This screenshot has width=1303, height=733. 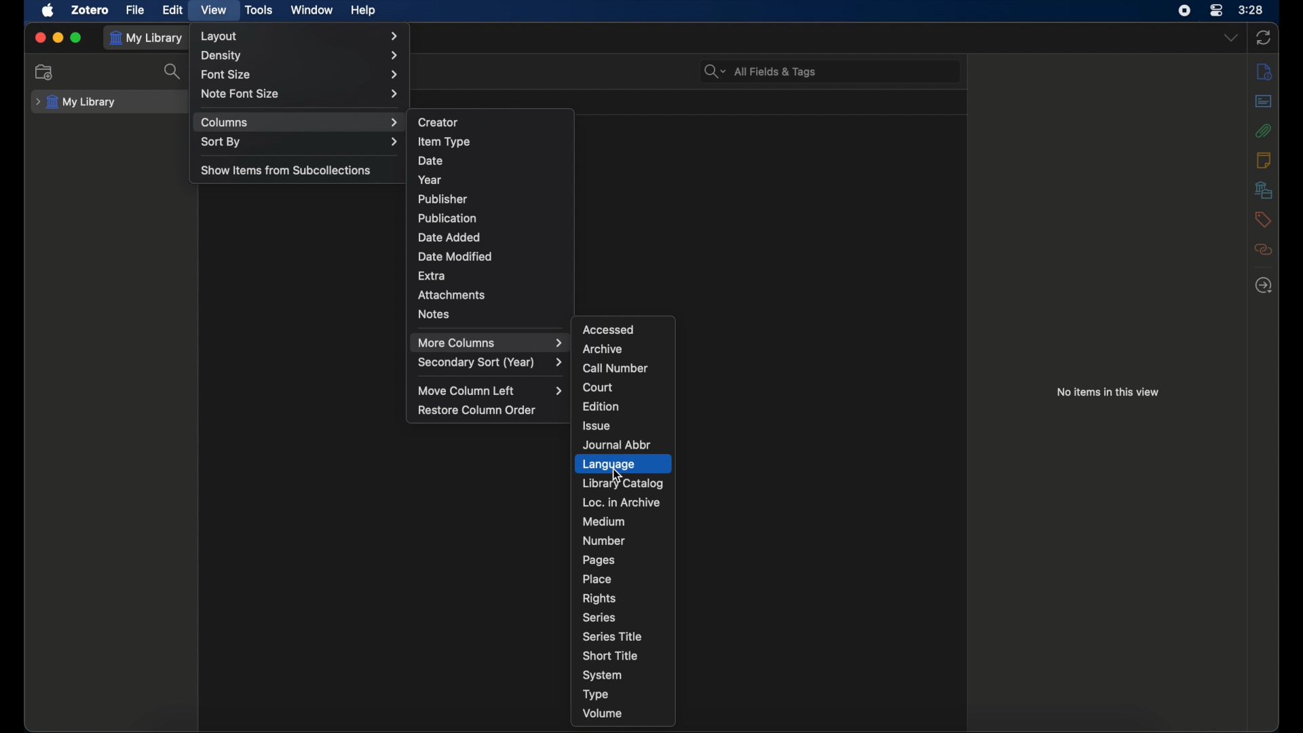 What do you see at coordinates (618, 446) in the screenshot?
I see `journal abbr` at bounding box center [618, 446].